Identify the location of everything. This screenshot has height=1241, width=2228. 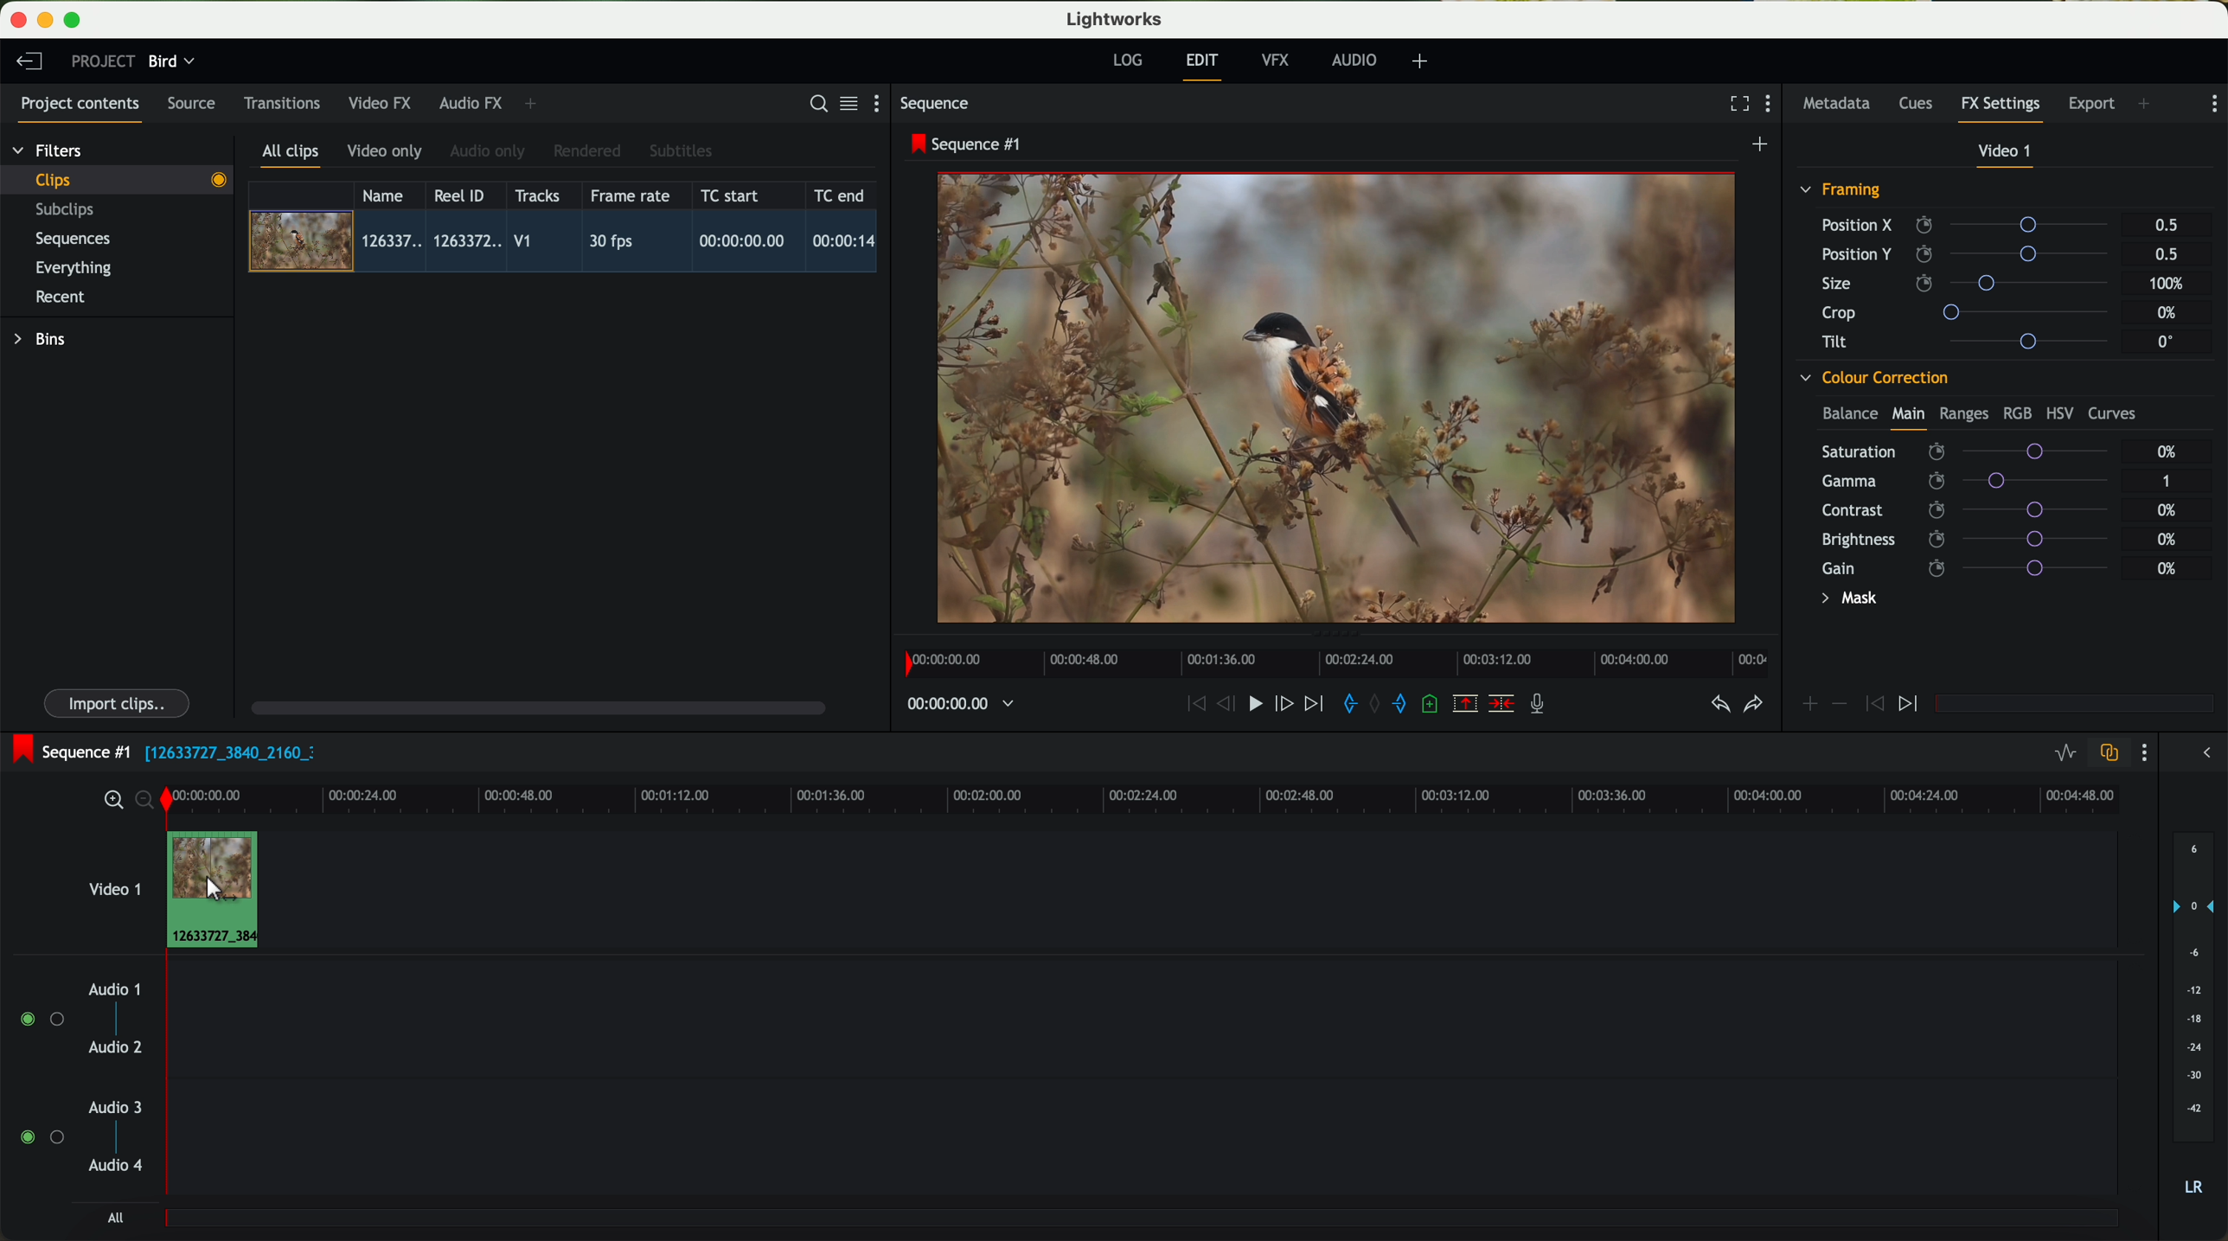
(74, 268).